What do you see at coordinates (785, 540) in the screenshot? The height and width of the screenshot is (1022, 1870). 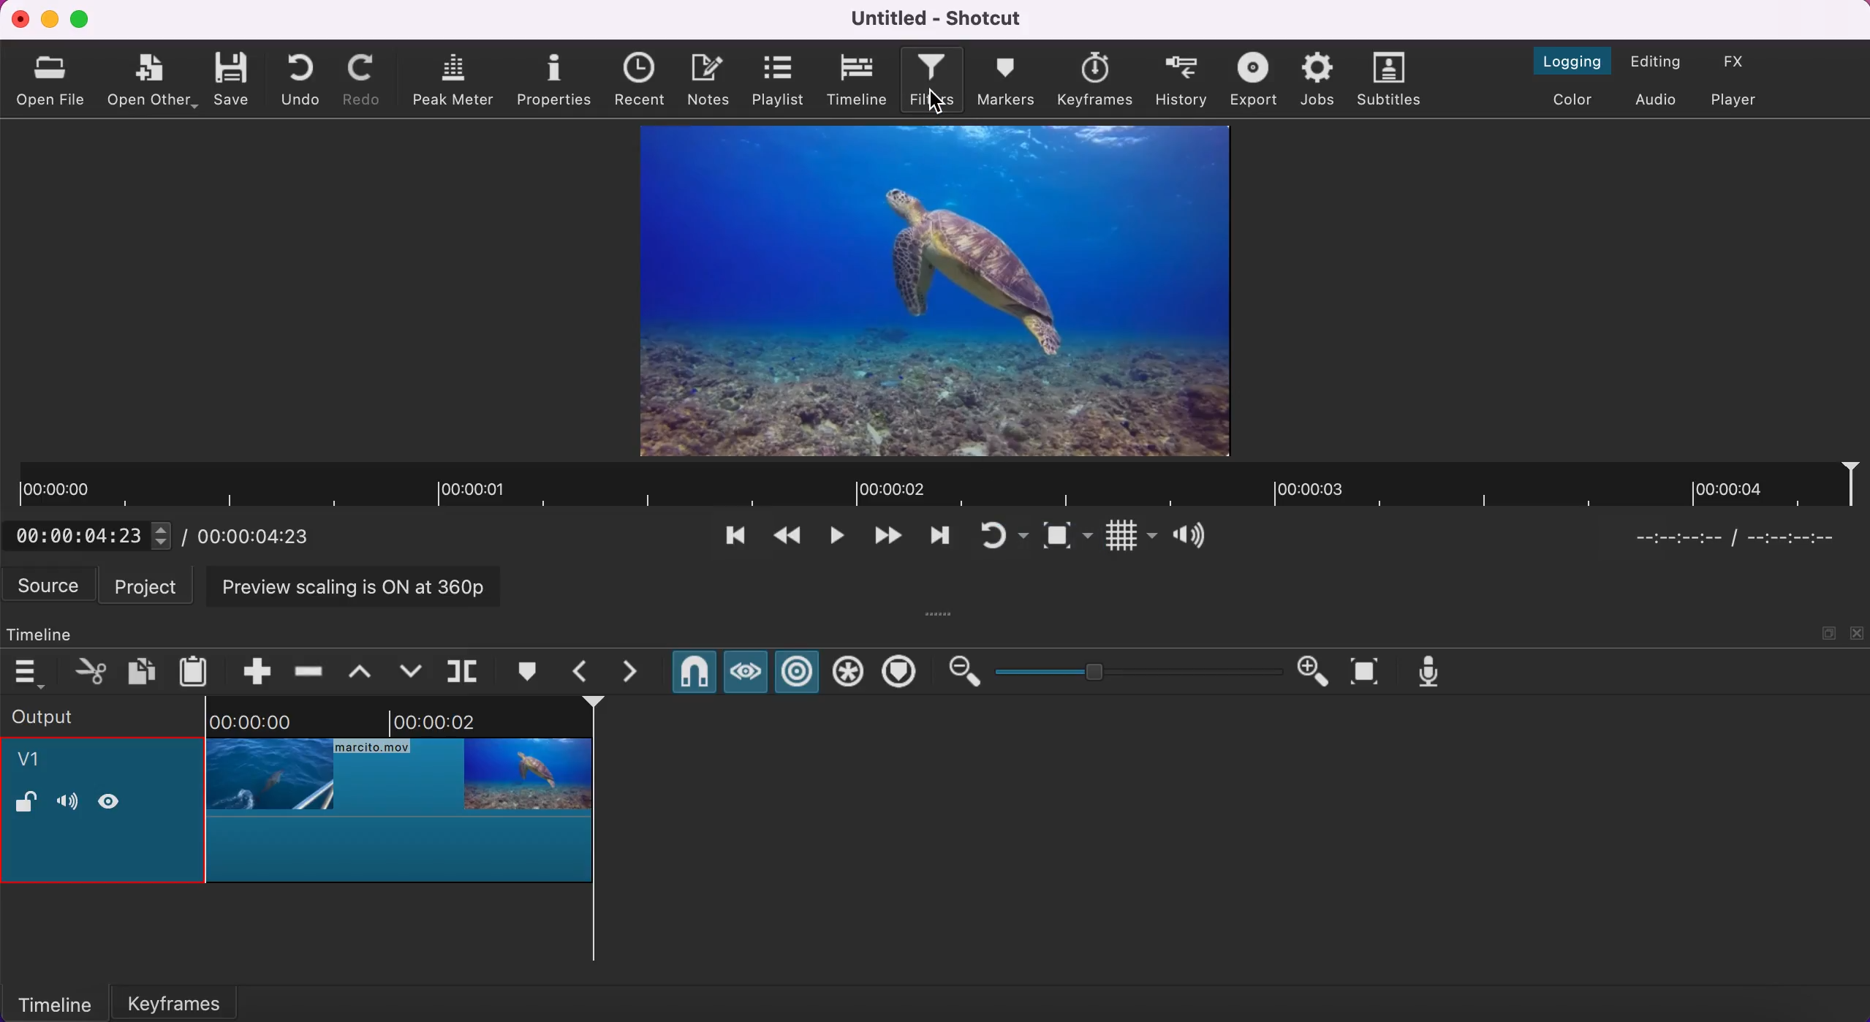 I see `play quickly backwards` at bounding box center [785, 540].